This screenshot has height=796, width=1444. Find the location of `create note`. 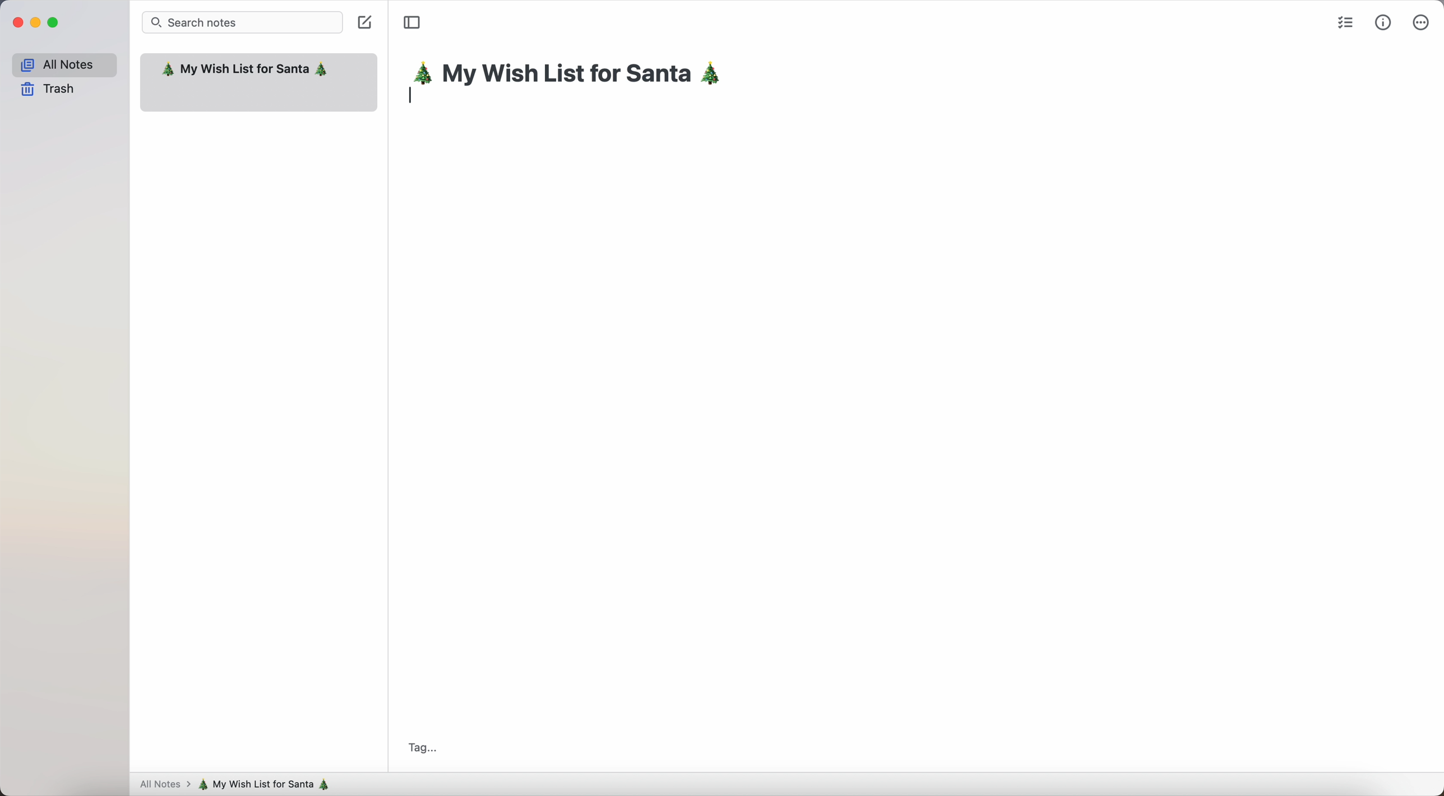

create note is located at coordinates (367, 25).